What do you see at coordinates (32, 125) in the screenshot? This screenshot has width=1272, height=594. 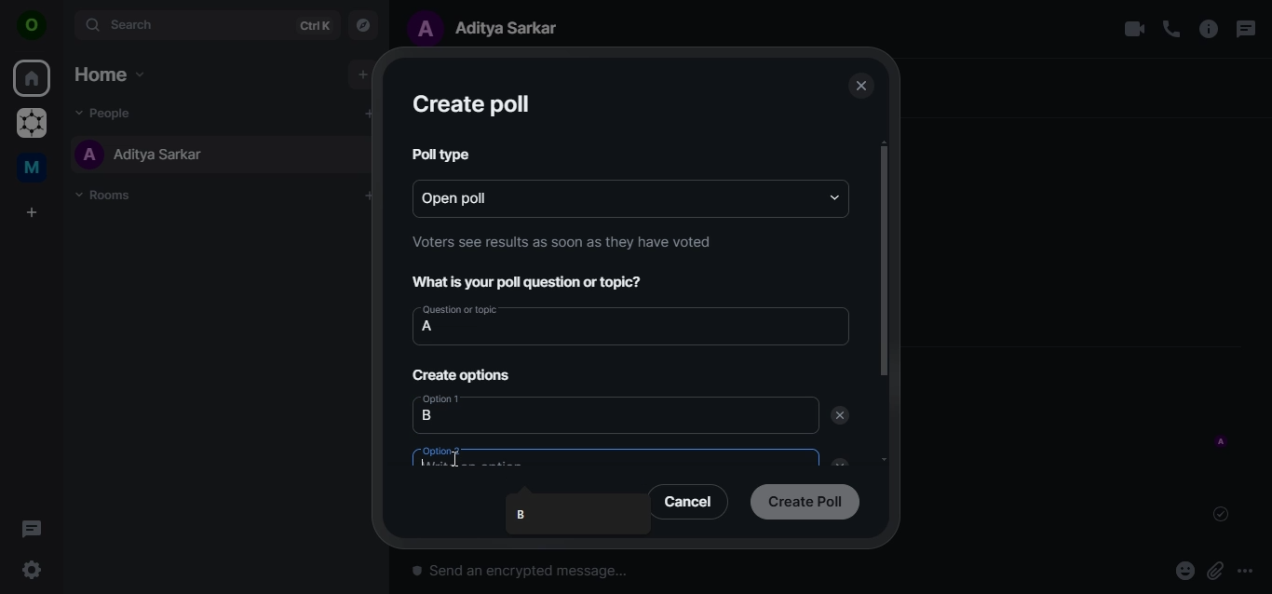 I see `graoheneos` at bounding box center [32, 125].